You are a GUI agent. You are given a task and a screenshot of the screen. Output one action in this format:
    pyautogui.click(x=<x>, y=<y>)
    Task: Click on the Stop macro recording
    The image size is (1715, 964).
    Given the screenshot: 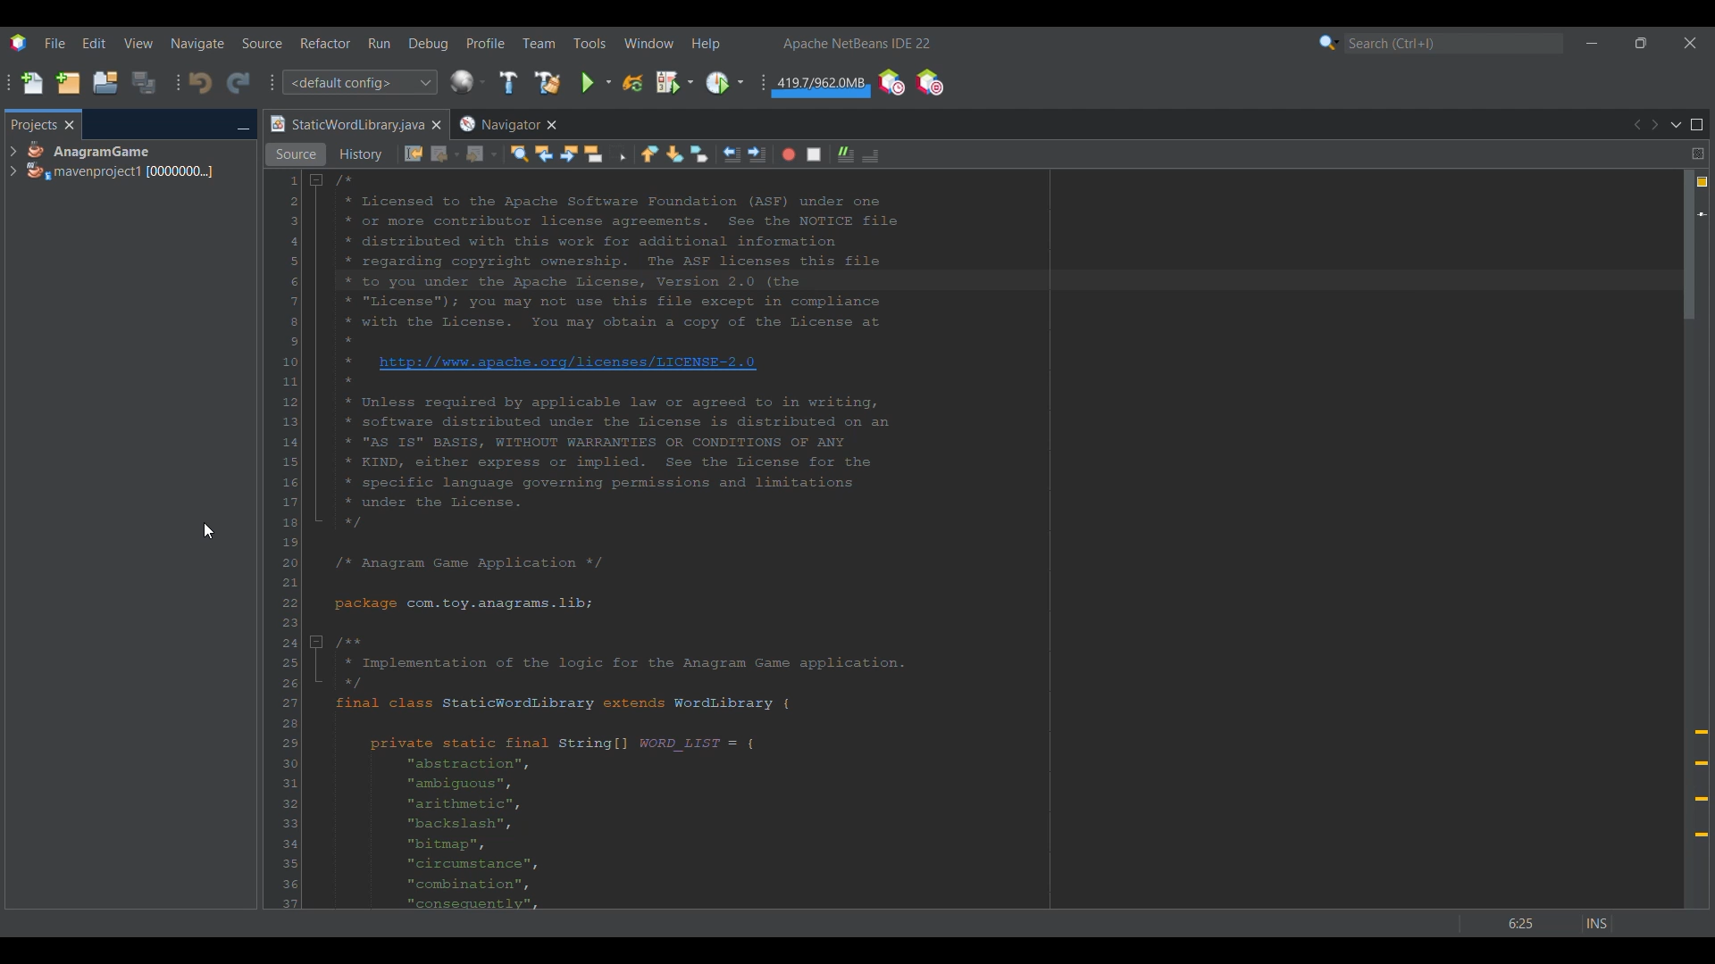 What is the action you would take?
    pyautogui.click(x=814, y=154)
    